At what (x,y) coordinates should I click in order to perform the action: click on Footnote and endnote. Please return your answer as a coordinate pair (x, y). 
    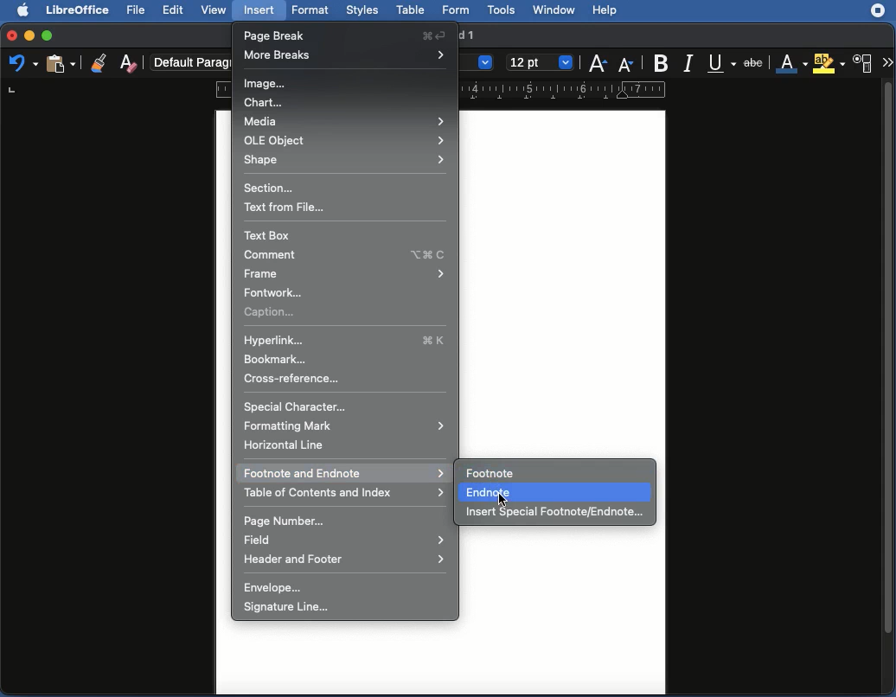
    Looking at the image, I should click on (344, 473).